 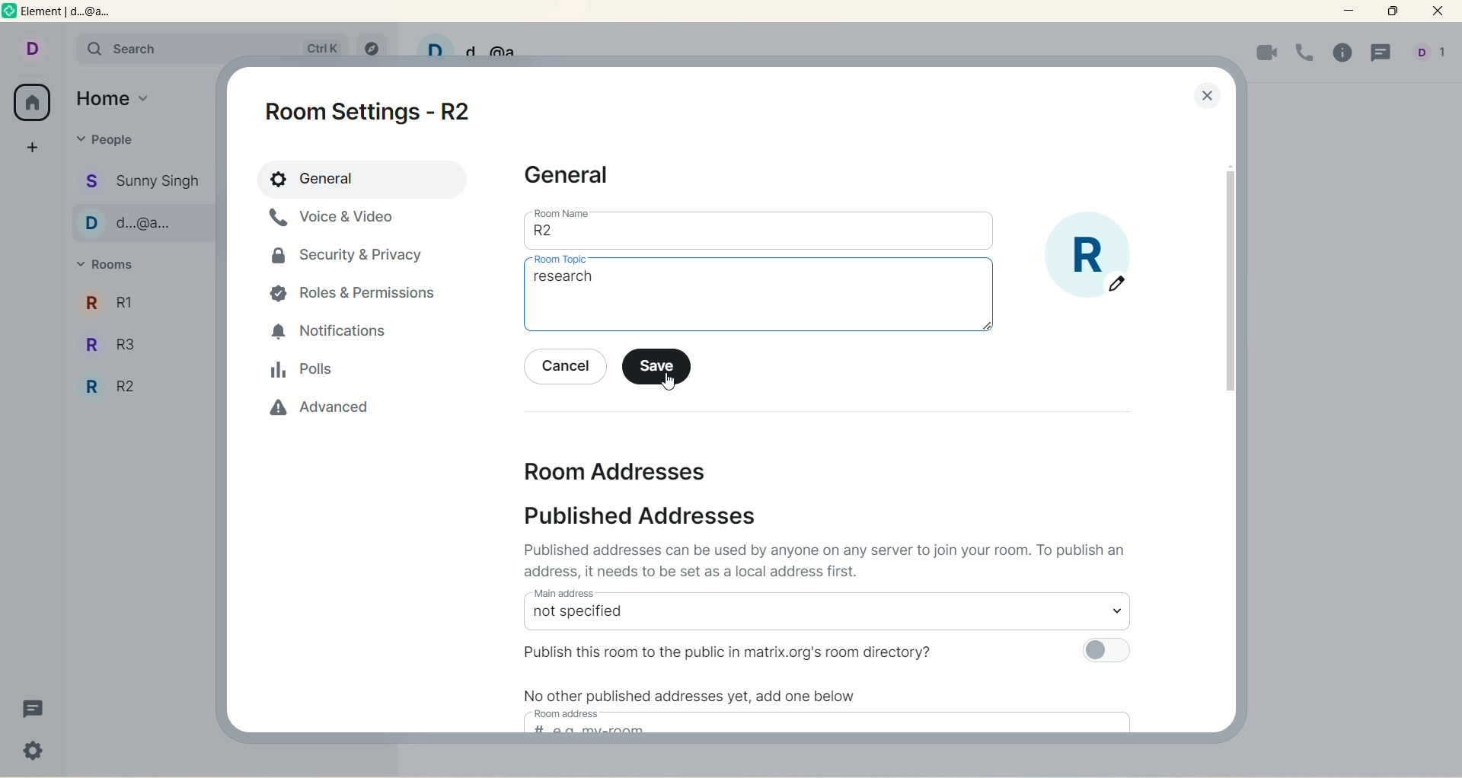 What do you see at coordinates (1352, 11) in the screenshot?
I see `minimize` at bounding box center [1352, 11].